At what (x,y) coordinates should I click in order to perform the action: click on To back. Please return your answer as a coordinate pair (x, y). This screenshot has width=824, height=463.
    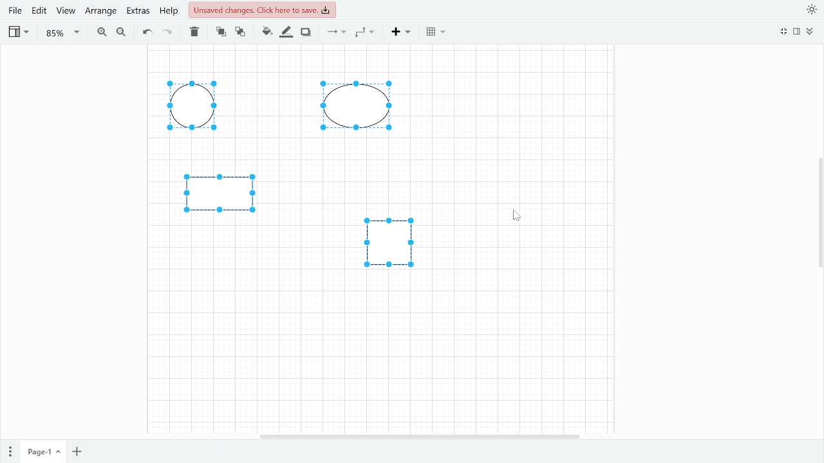
    Looking at the image, I should click on (239, 32).